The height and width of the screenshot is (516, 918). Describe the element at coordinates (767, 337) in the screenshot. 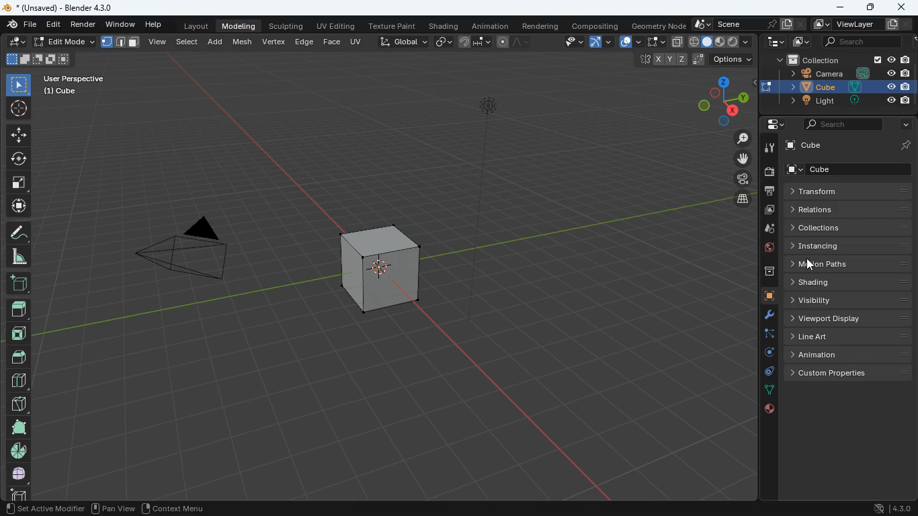

I see `edge` at that location.